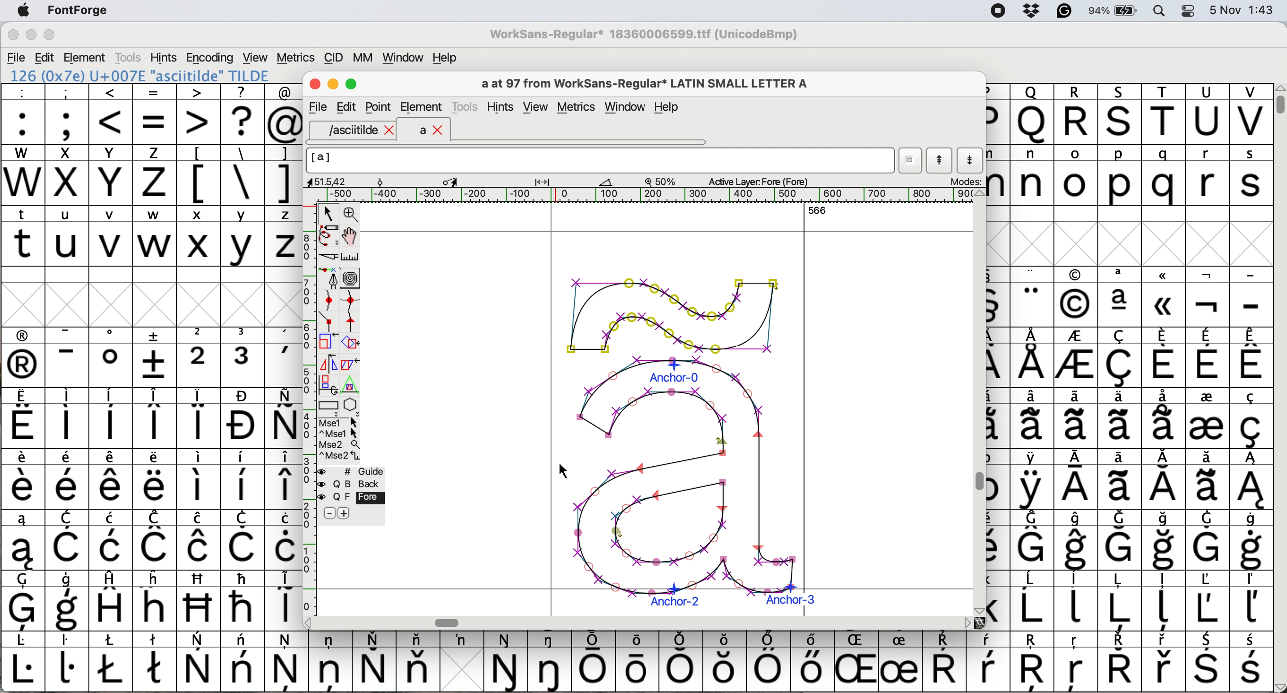 This screenshot has width=1287, height=693. Describe the element at coordinates (329, 258) in the screenshot. I see `cut splines in two` at that location.